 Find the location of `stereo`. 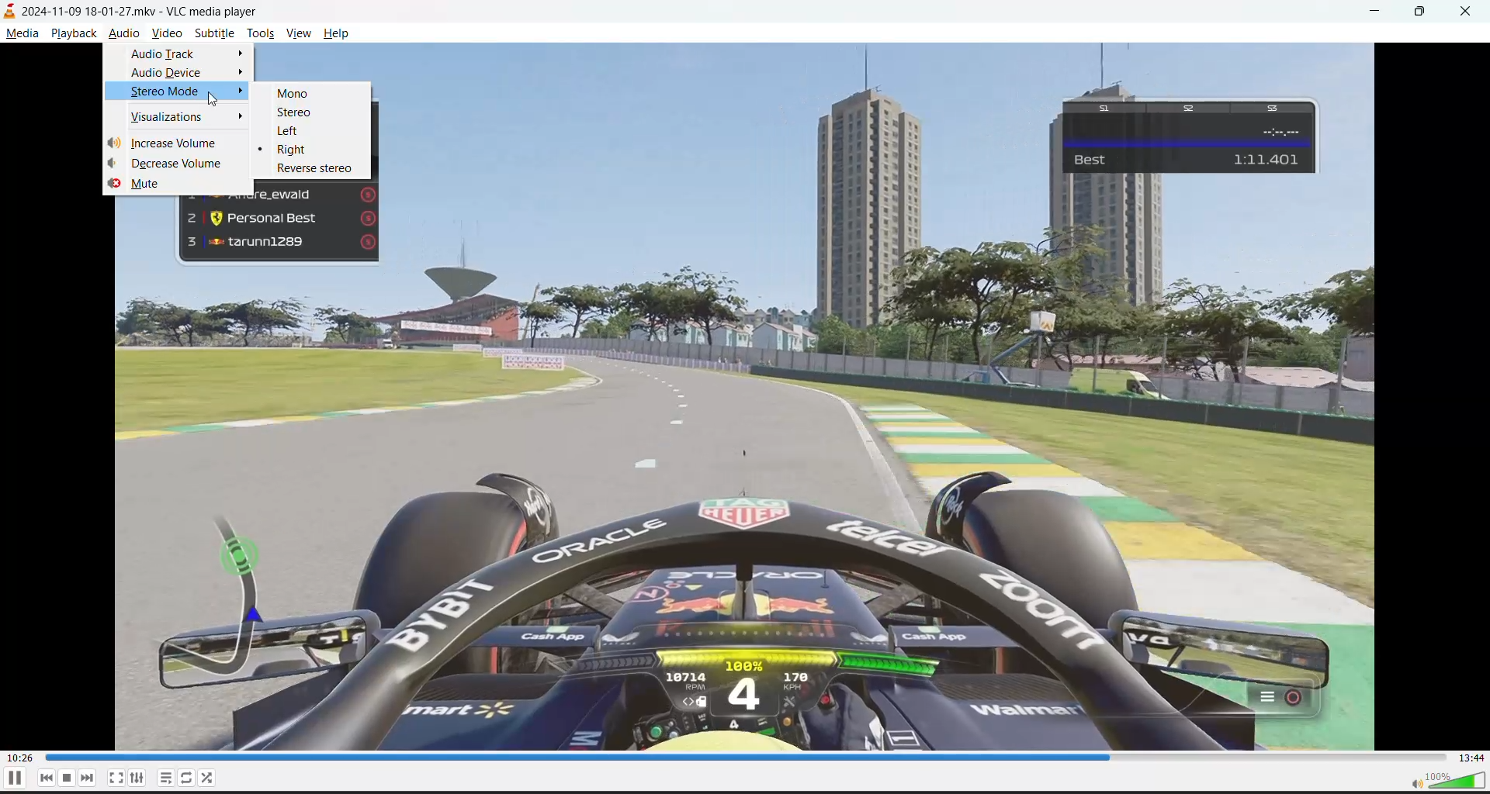

stereo is located at coordinates (299, 112).